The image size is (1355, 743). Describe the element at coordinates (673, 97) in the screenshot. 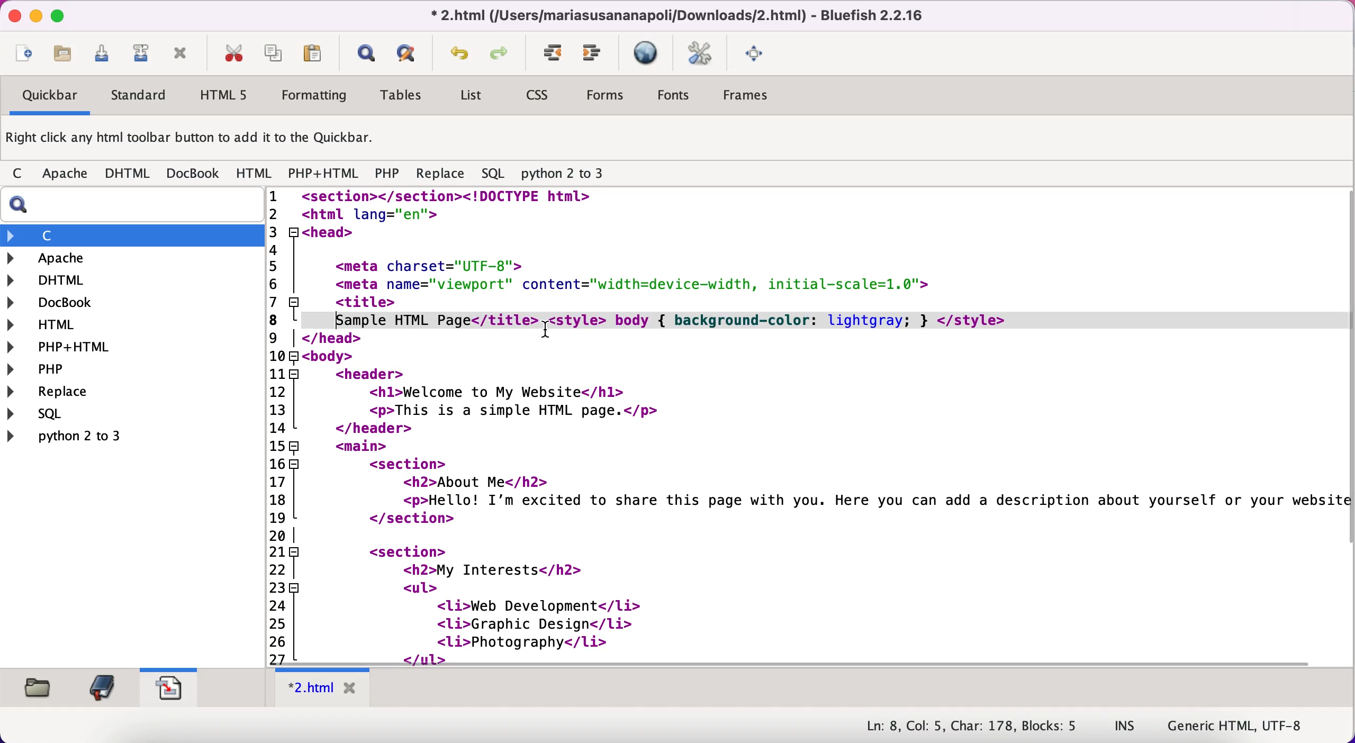

I see `fonts` at that location.